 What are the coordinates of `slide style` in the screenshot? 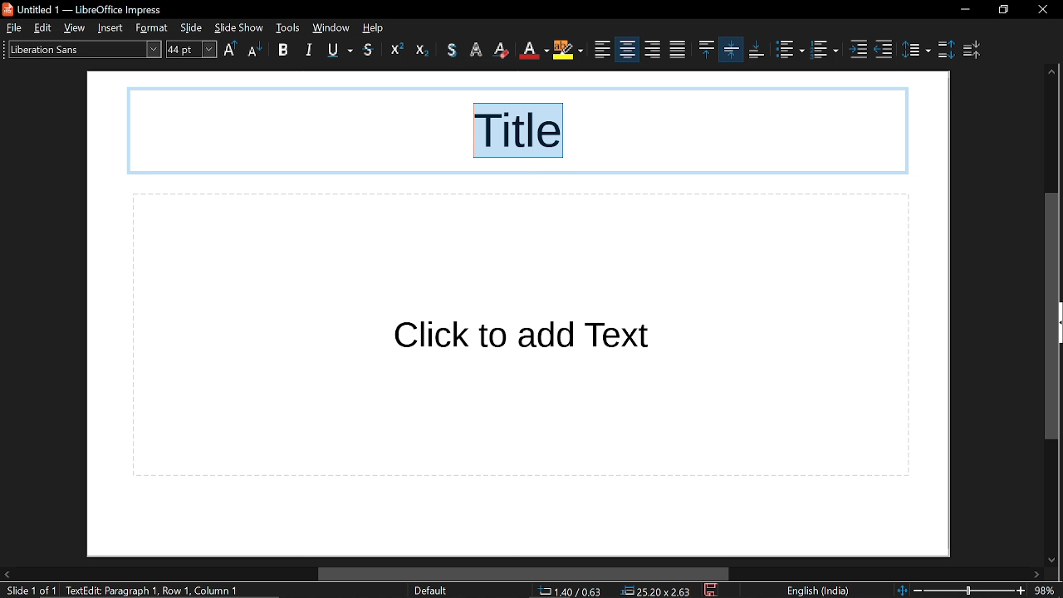 It's located at (430, 591).